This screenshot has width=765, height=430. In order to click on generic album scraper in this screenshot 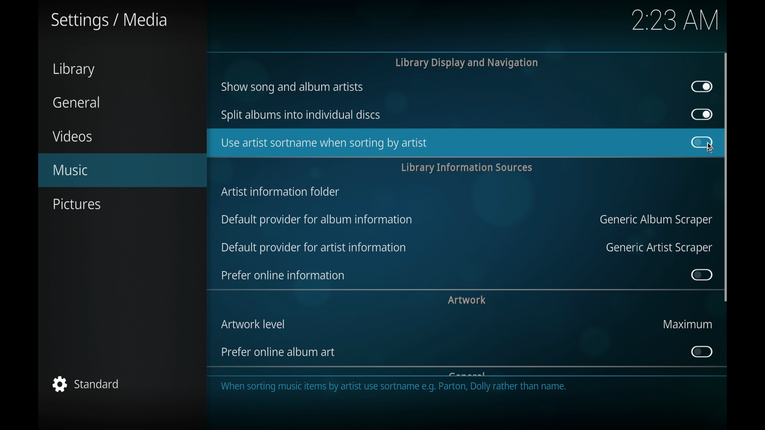, I will do `click(654, 220)`.